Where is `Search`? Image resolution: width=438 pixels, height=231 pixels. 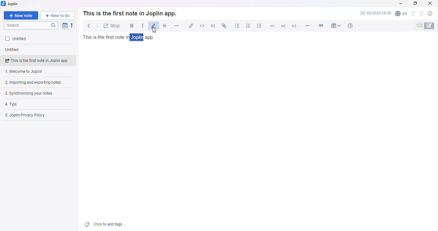
Search is located at coordinates (32, 25).